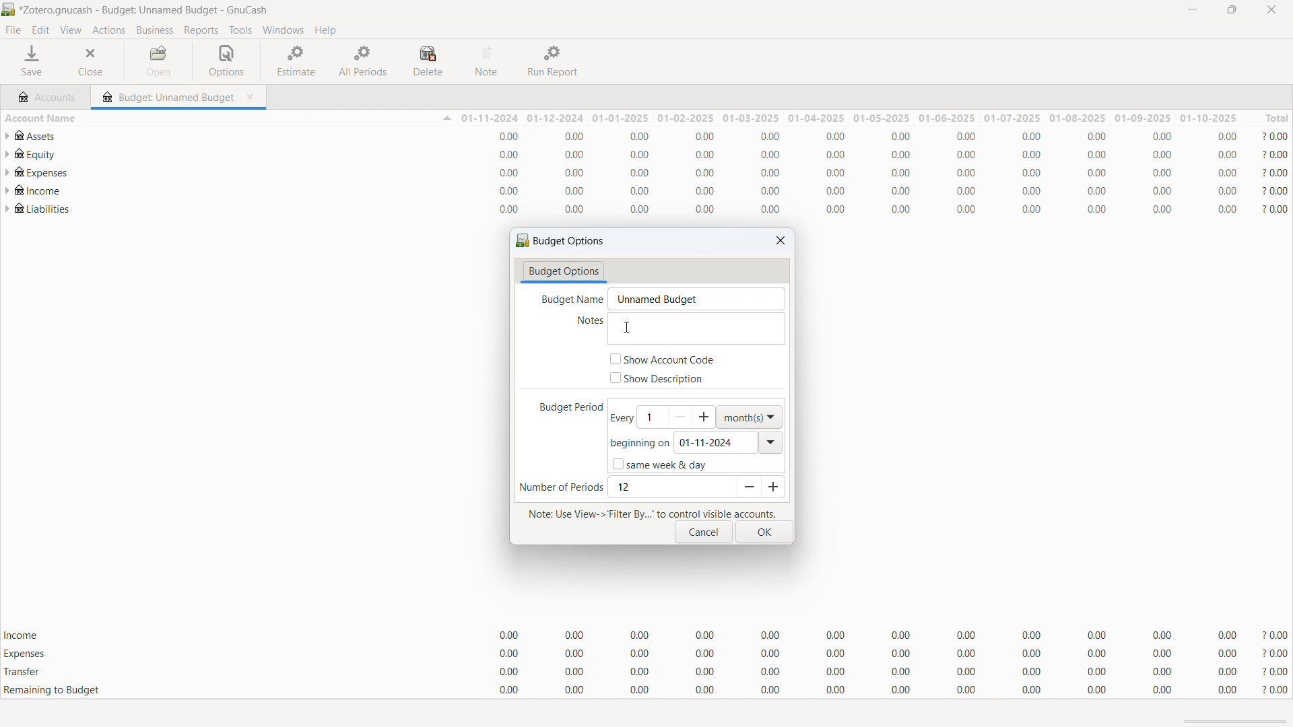 The height and width of the screenshot is (727, 1293). I want to click on 01-07-2025, so click(1012, 118).